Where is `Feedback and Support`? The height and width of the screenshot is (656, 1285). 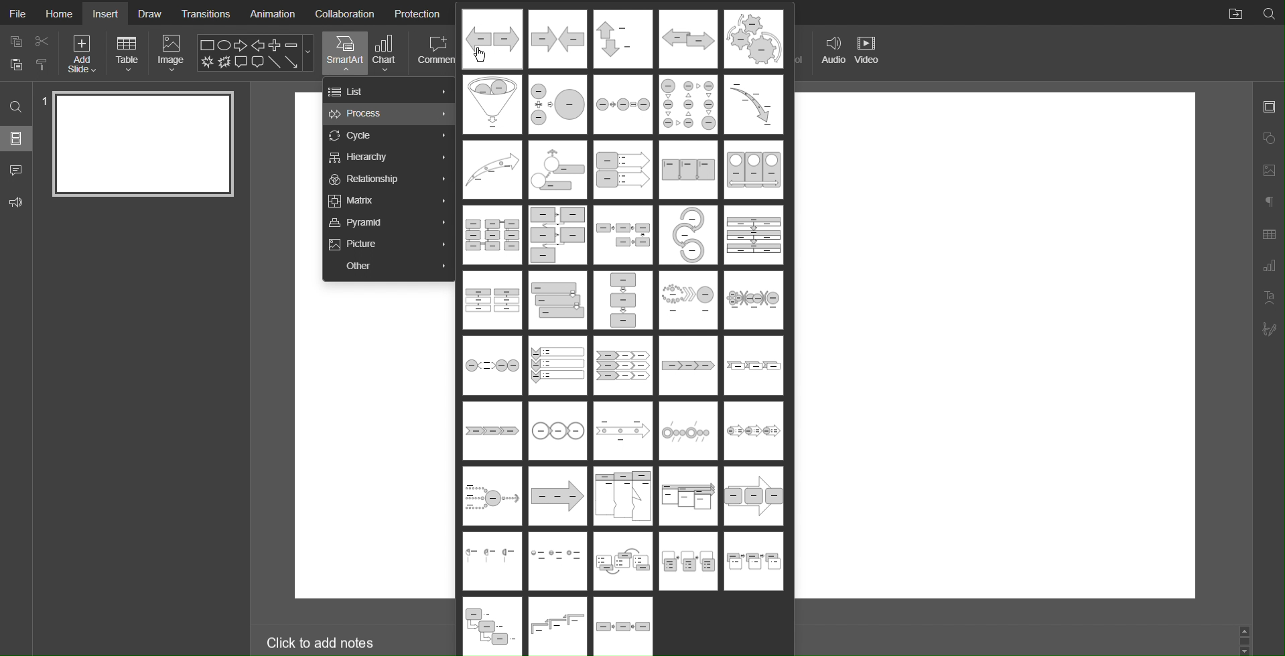
Feedback and Support is located at coordinates (17, 200).